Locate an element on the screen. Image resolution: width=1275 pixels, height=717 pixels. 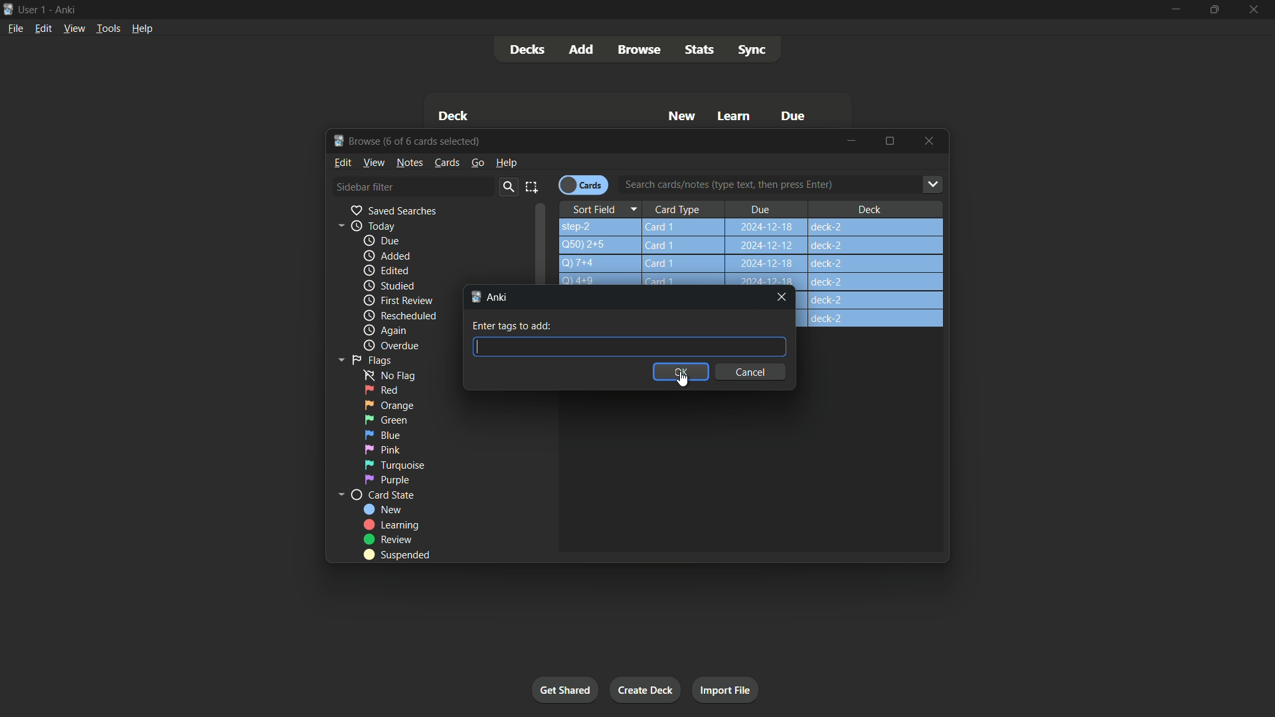
Cards is located at coordinates (447, 163).